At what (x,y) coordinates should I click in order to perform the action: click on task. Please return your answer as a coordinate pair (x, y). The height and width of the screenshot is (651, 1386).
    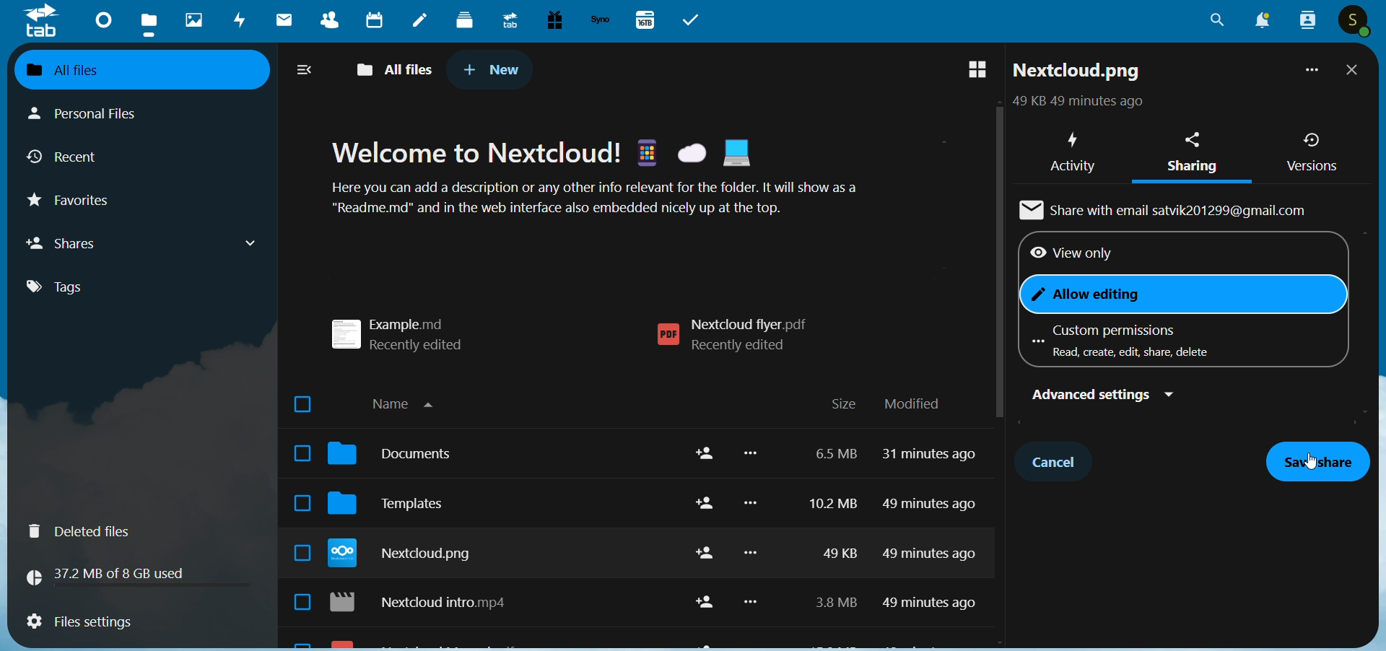
    Looking at the image, I should click on (694, 20).